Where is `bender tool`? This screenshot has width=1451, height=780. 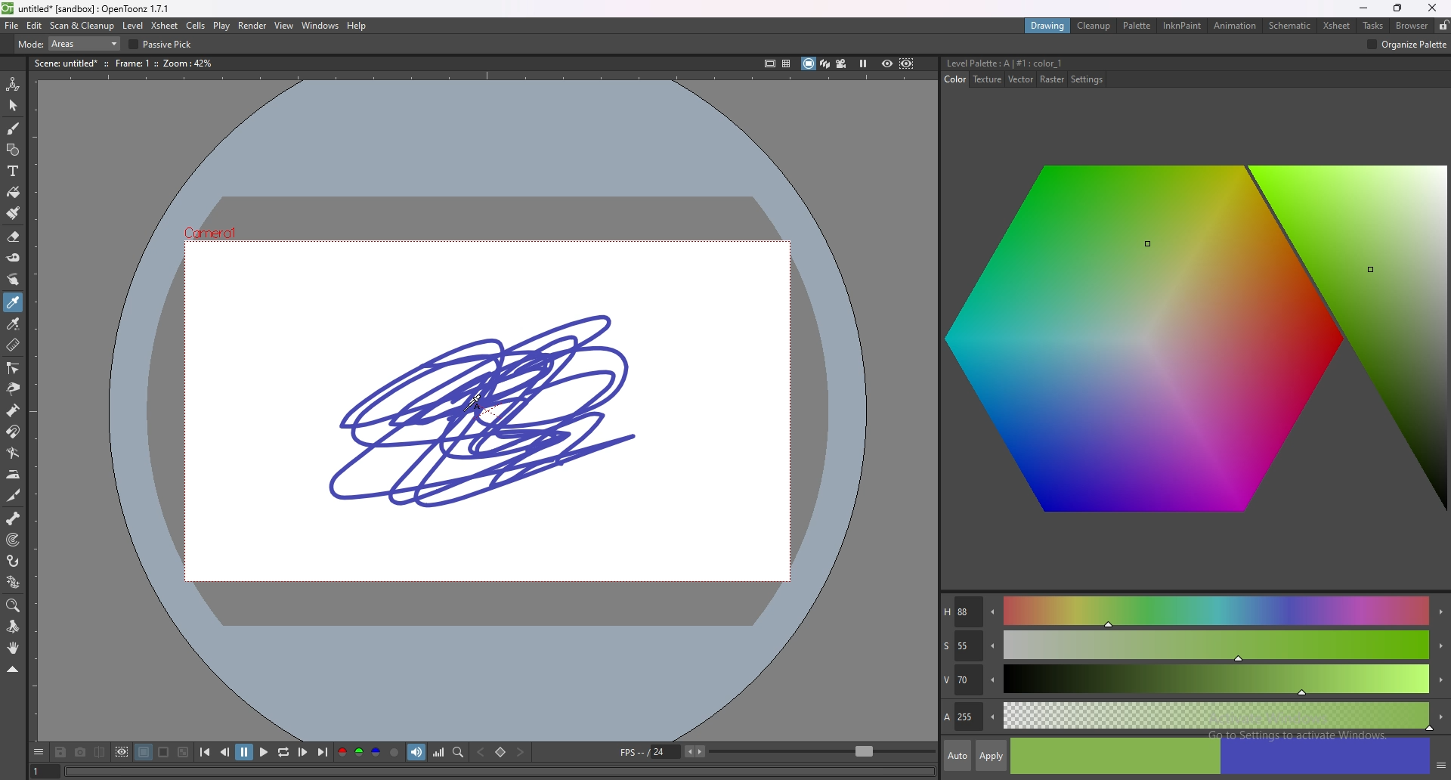 bender tool is located at coordinates (12, 452).